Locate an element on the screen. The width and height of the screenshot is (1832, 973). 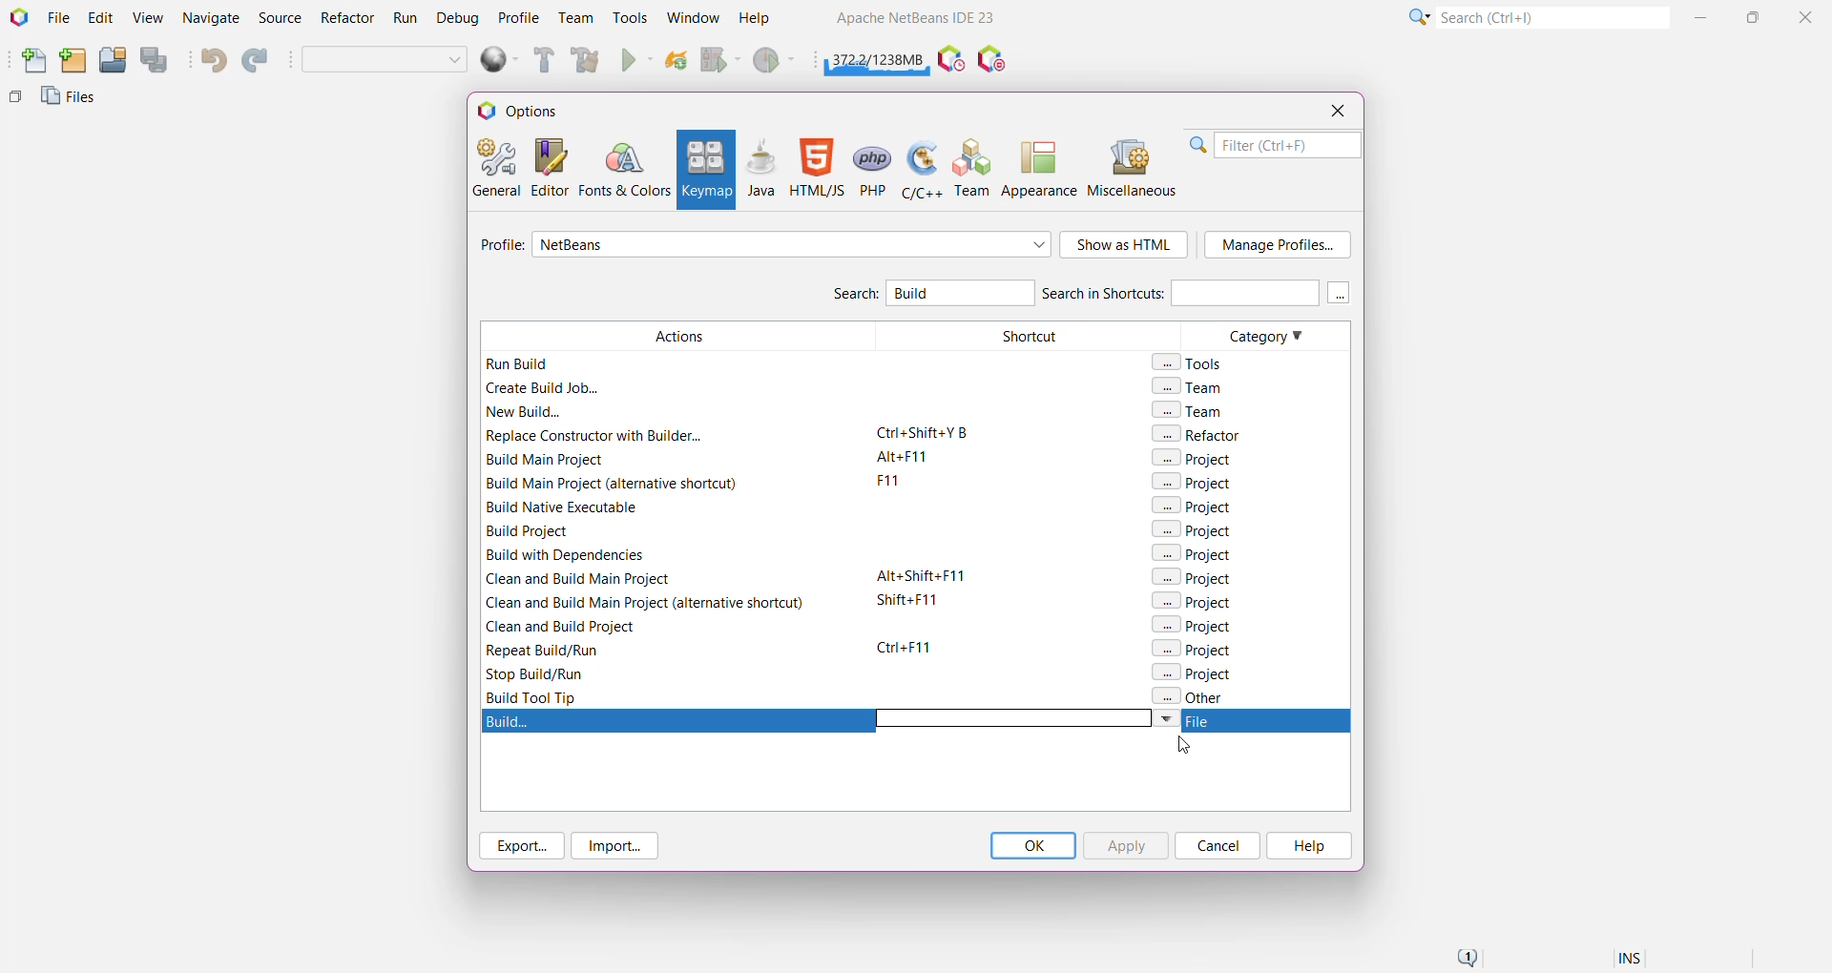
HTML/JS is located at coordinates (816, 168).